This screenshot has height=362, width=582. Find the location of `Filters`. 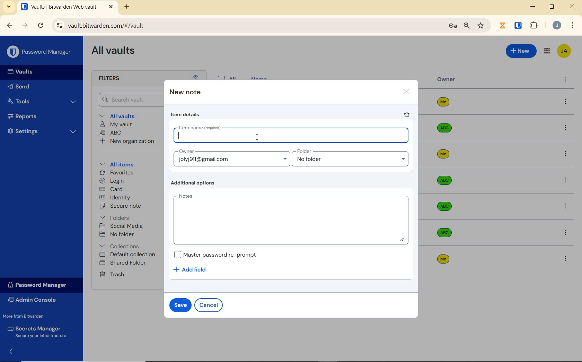

Filters is located at coordinates (111, 79).